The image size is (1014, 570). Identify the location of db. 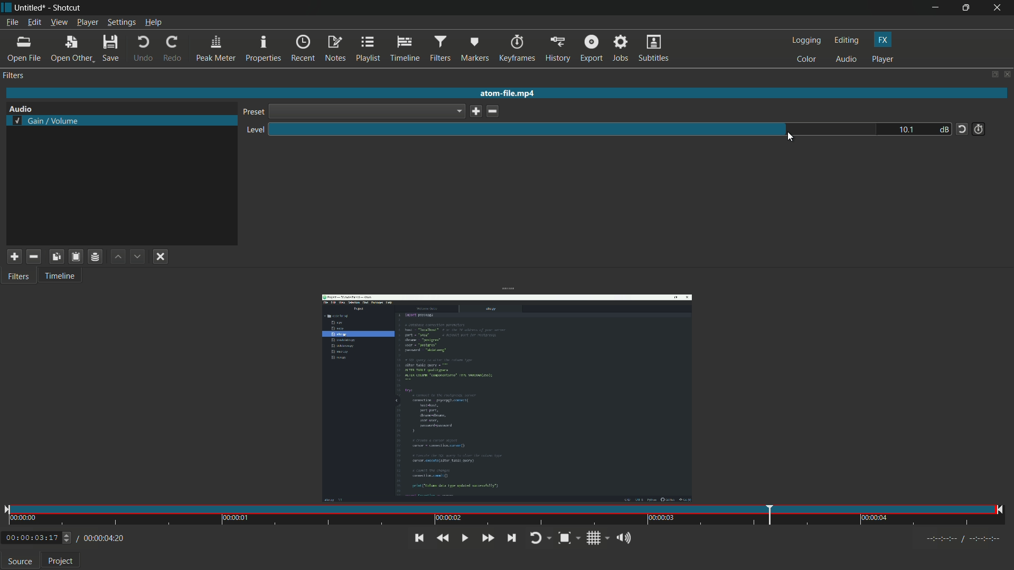
(943, 129).